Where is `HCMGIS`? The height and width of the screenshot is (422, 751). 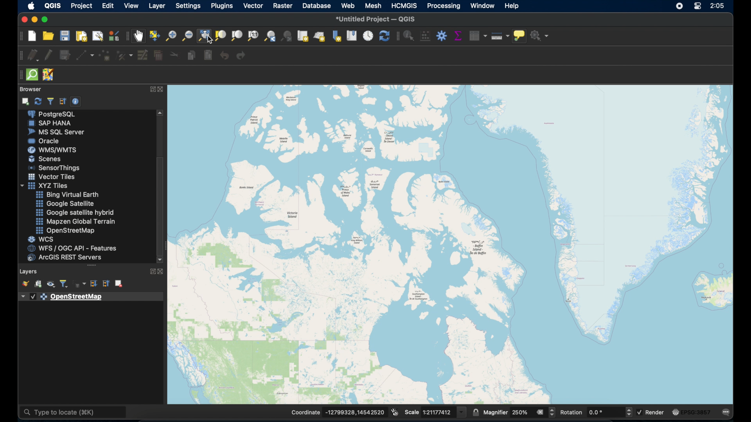 HCMGIS is located at coordinates (403, 5).